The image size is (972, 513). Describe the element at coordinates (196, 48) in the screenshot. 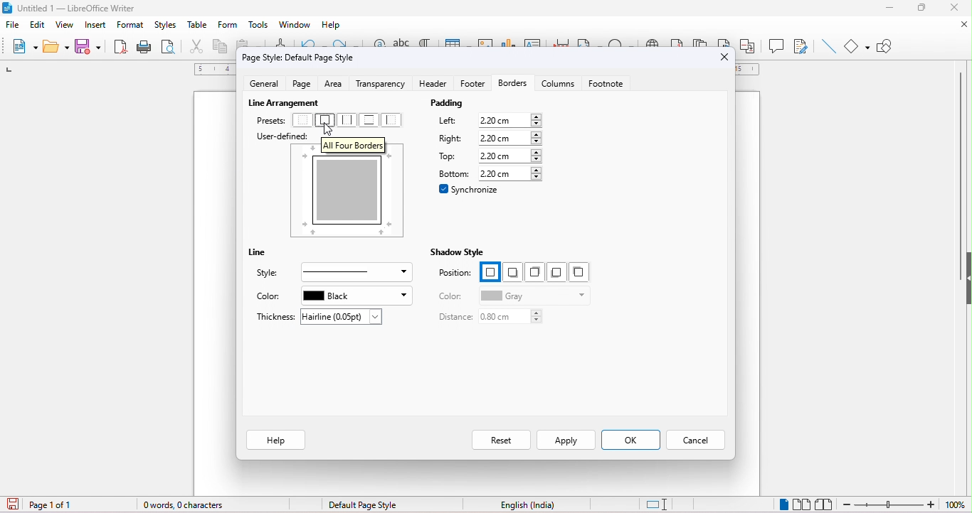

I see `cut` at that location.